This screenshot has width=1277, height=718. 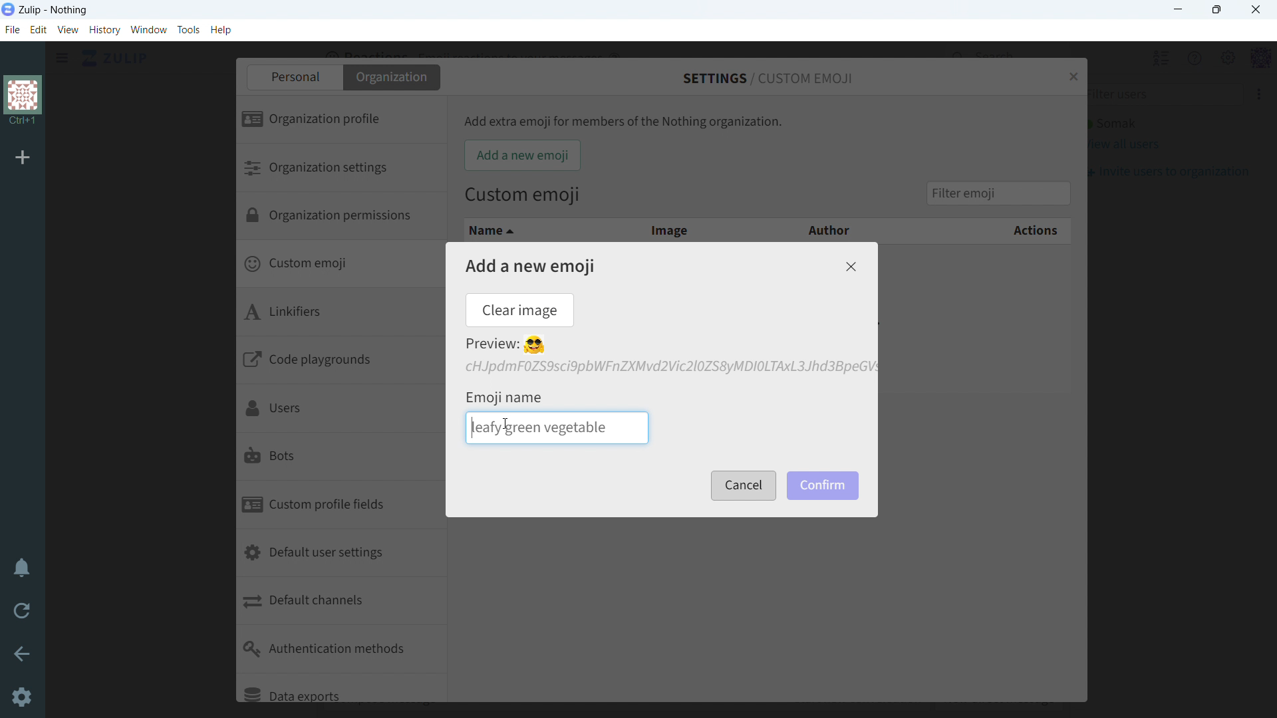 I want to click on default user settings, so click(x=342, y=554).